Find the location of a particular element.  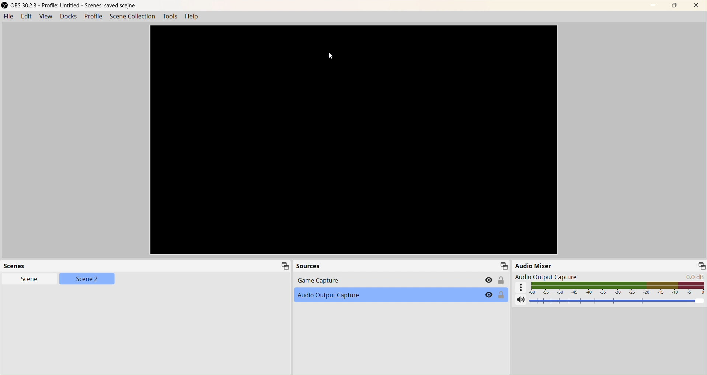

help is located at coordinates (192, 17).